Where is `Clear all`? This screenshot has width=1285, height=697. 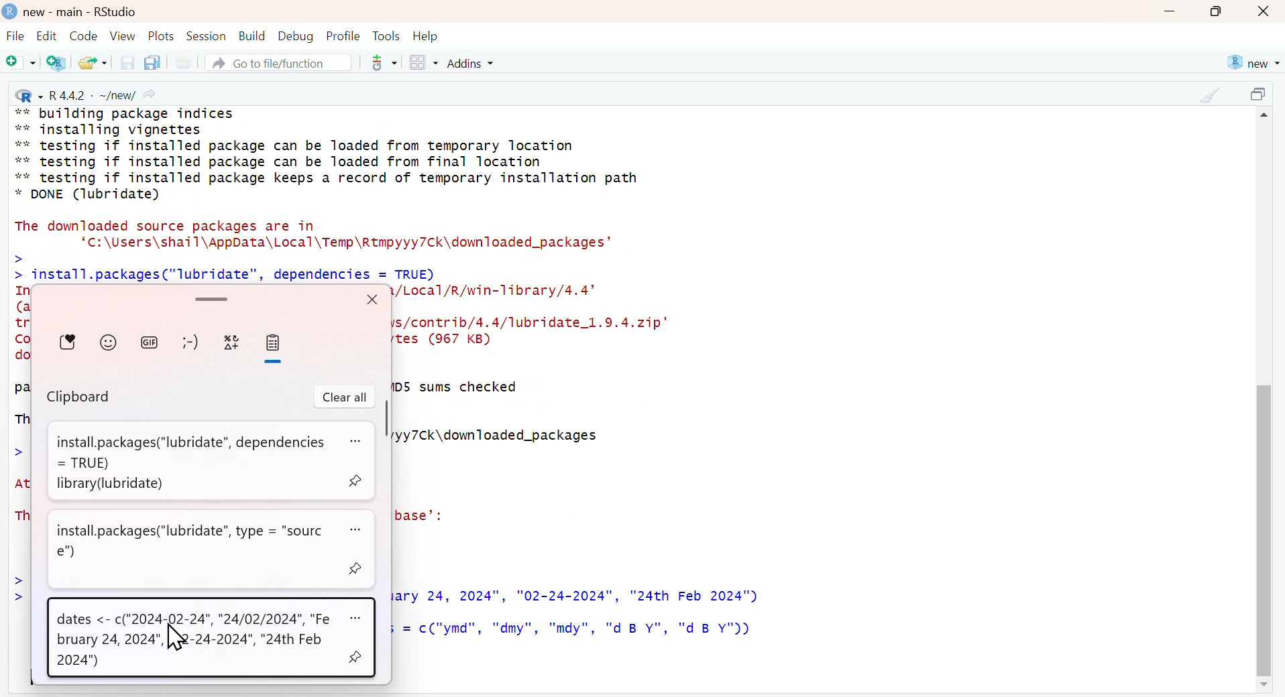 Clear all is located at coordinates (345, 397).